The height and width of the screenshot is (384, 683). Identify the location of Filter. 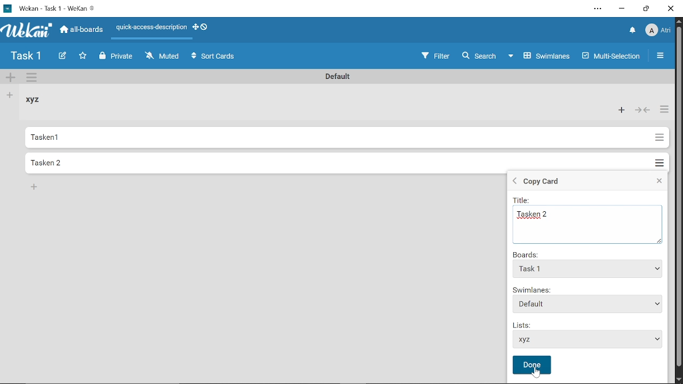
(435, 54).